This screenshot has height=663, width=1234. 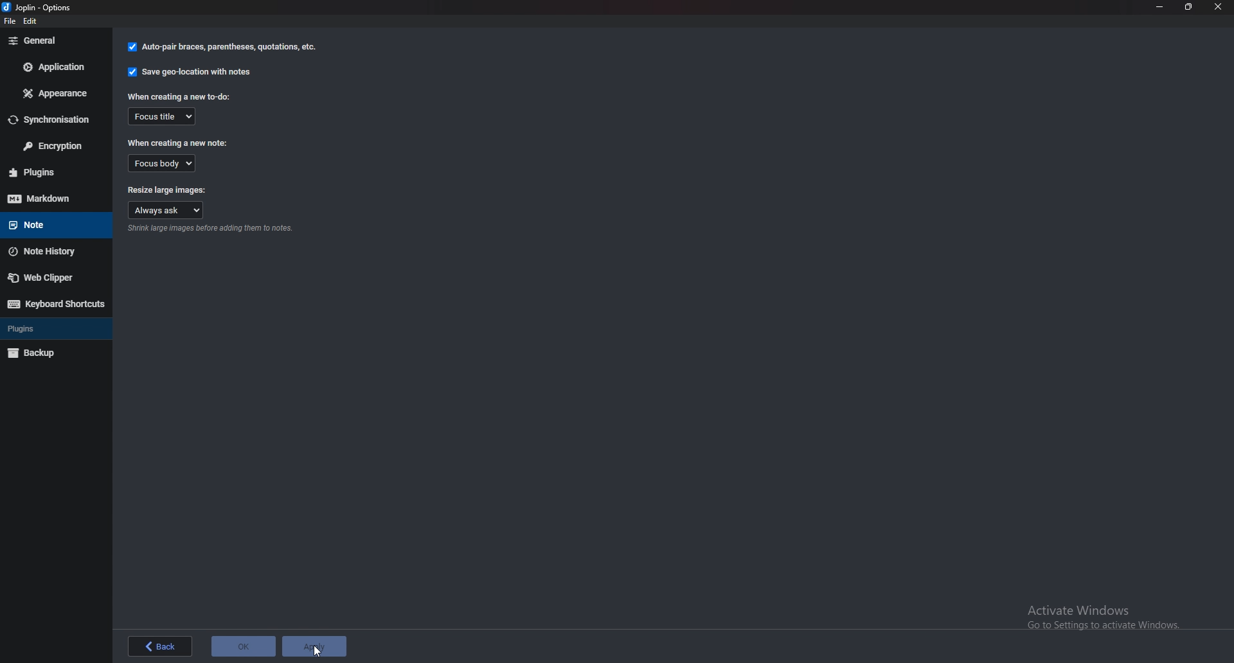 I want to click on encryption, so click(x=57, y=146).